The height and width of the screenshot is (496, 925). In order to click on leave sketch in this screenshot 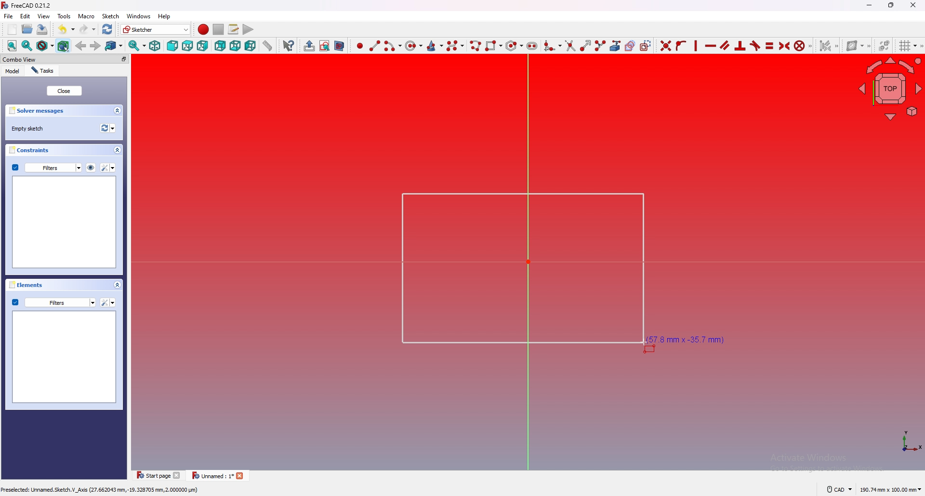, I will do `click(310, 46)`.